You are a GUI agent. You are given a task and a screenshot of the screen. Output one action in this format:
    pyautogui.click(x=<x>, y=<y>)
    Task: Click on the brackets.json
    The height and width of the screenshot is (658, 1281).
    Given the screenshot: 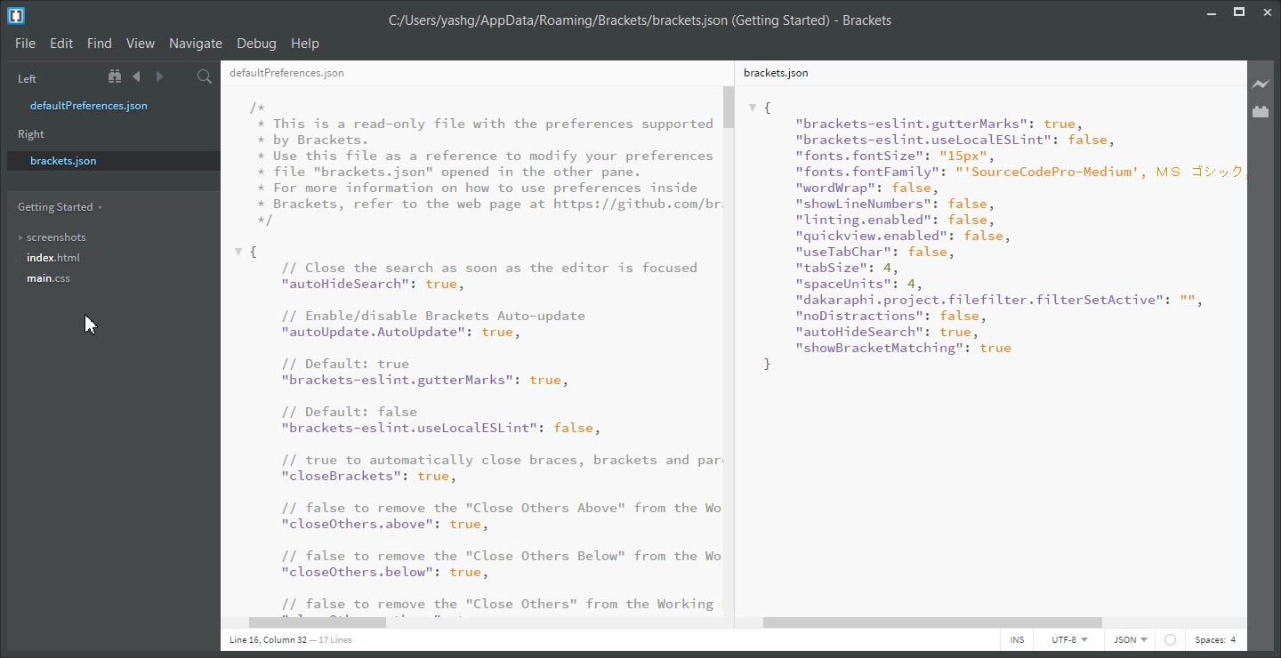 What is the action you would take?
    pyautogui.click(x=111, y=160)
    